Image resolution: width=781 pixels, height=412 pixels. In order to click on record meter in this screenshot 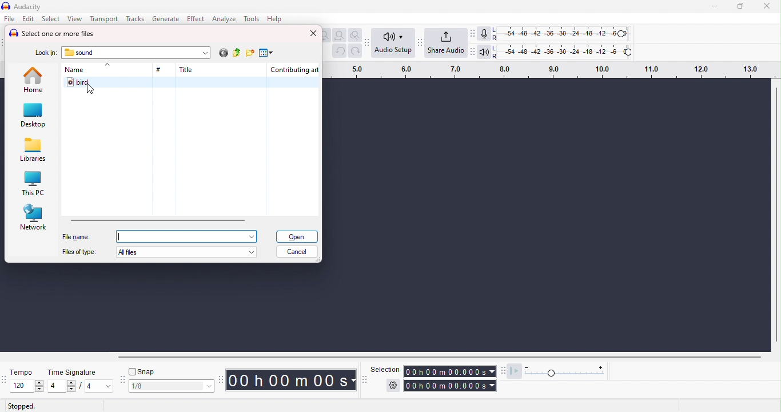, I will do `click(485, 34)`.